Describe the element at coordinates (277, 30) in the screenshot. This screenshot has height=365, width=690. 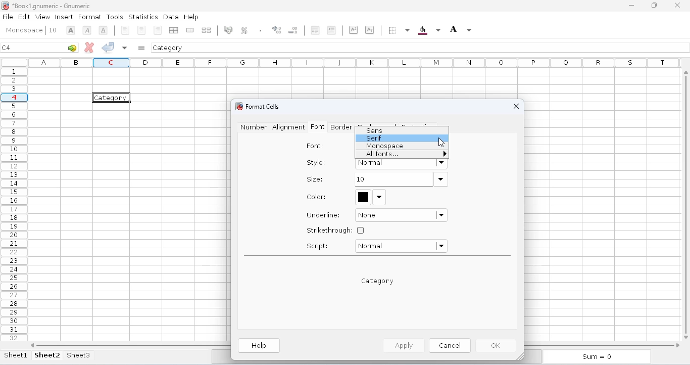
I see `increase the number of decimals displayed` at that location.